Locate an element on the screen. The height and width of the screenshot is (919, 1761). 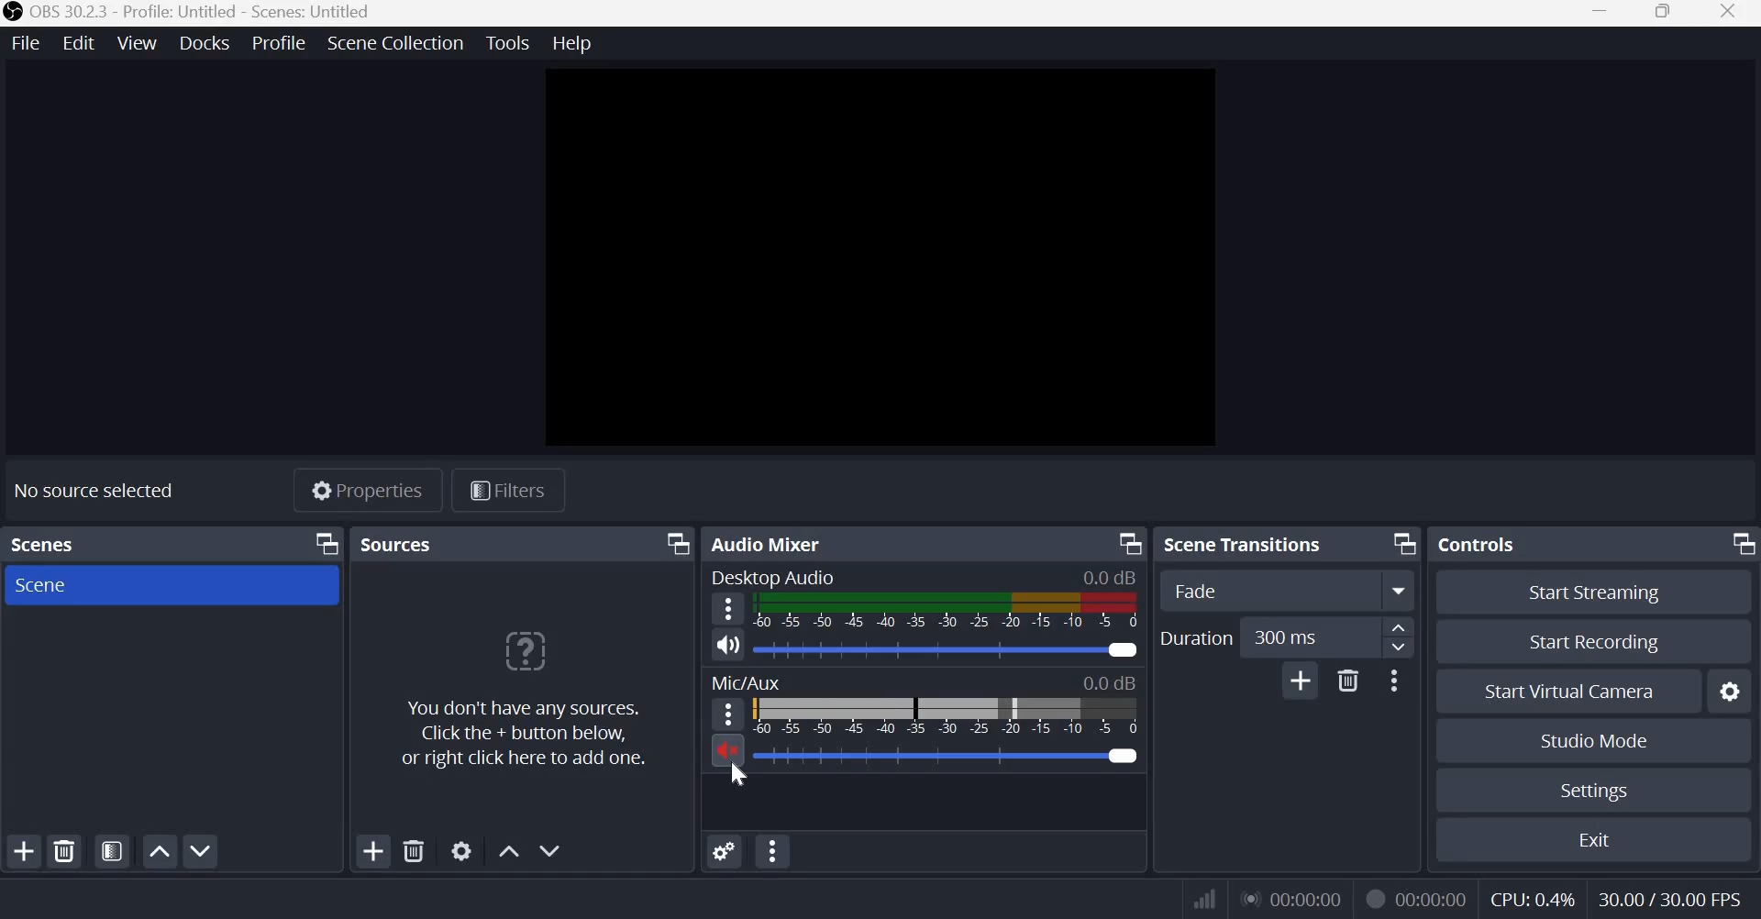
Move source(s) down is located at coordinates (550, 849).